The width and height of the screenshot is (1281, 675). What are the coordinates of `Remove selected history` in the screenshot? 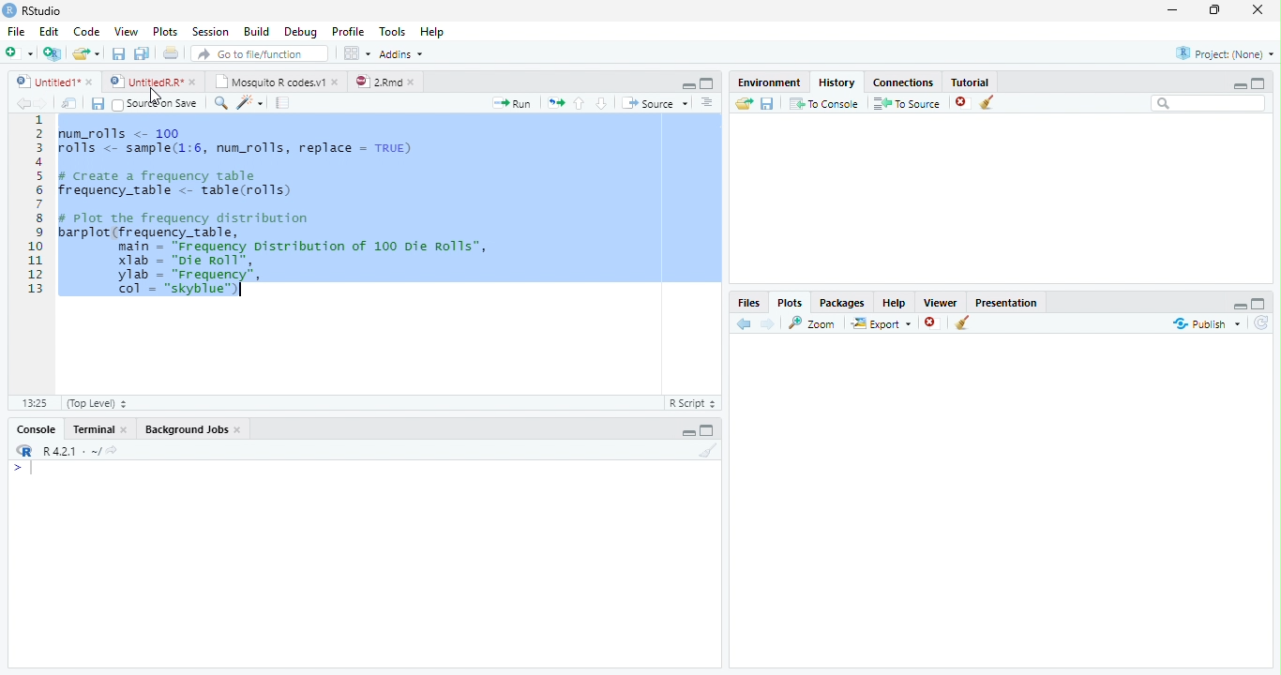 It's located at (961, 102).